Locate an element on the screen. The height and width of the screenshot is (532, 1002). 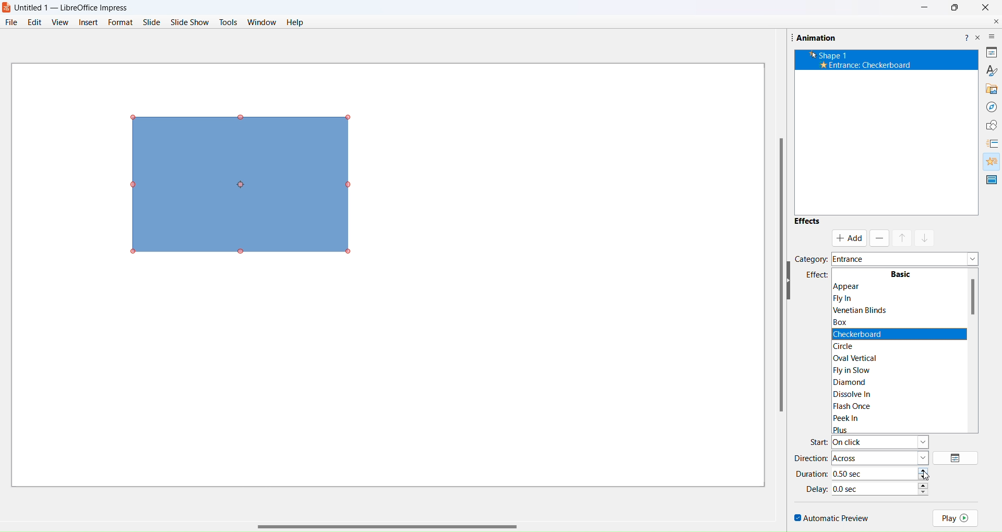
Box is located at coordinates (845, 321).